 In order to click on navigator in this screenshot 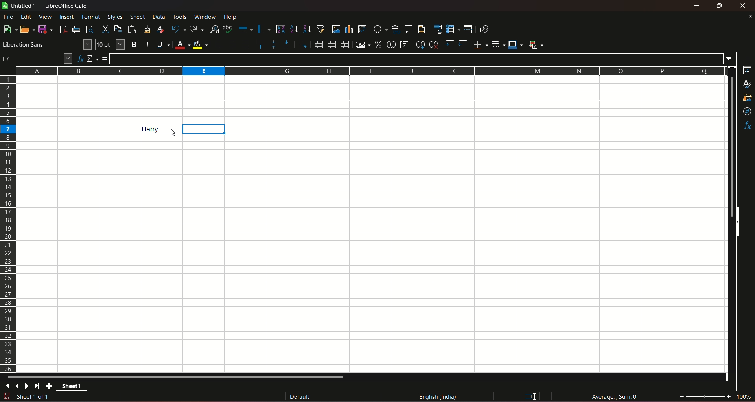, I will do `click(748, 112)`.